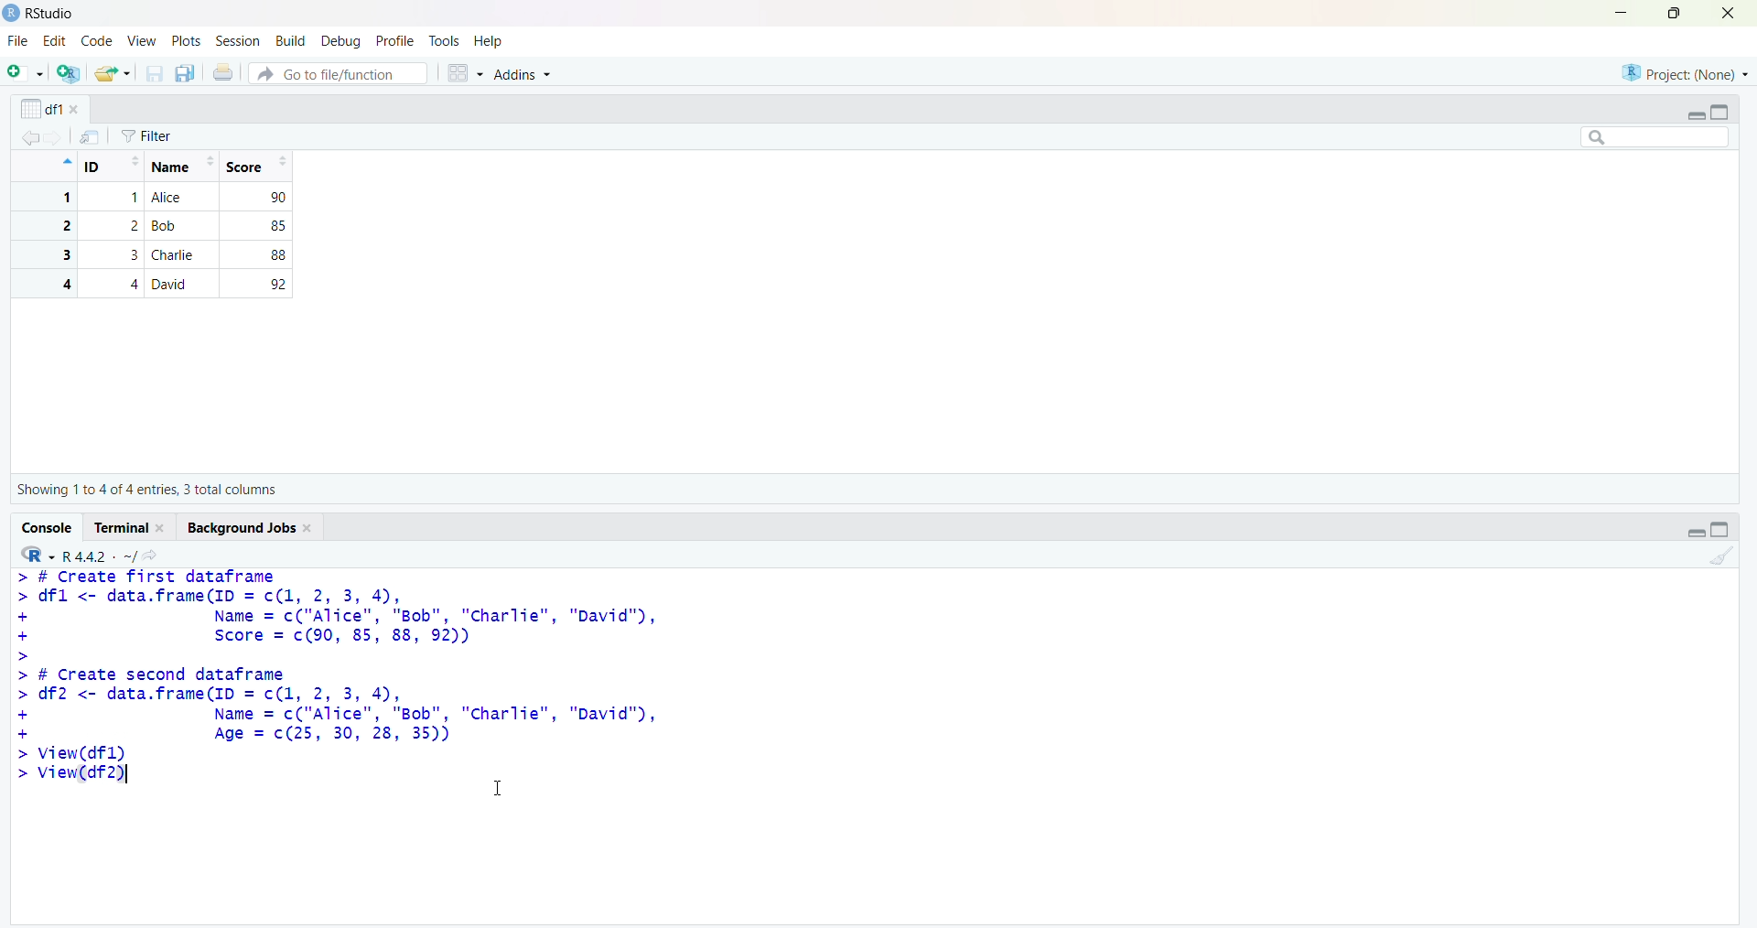 This screenshot has width=1757, height=928. What do you see at coordinates (242, 528) in the screenshot?
I see `Background jobs` at bounding box center [242, 528].